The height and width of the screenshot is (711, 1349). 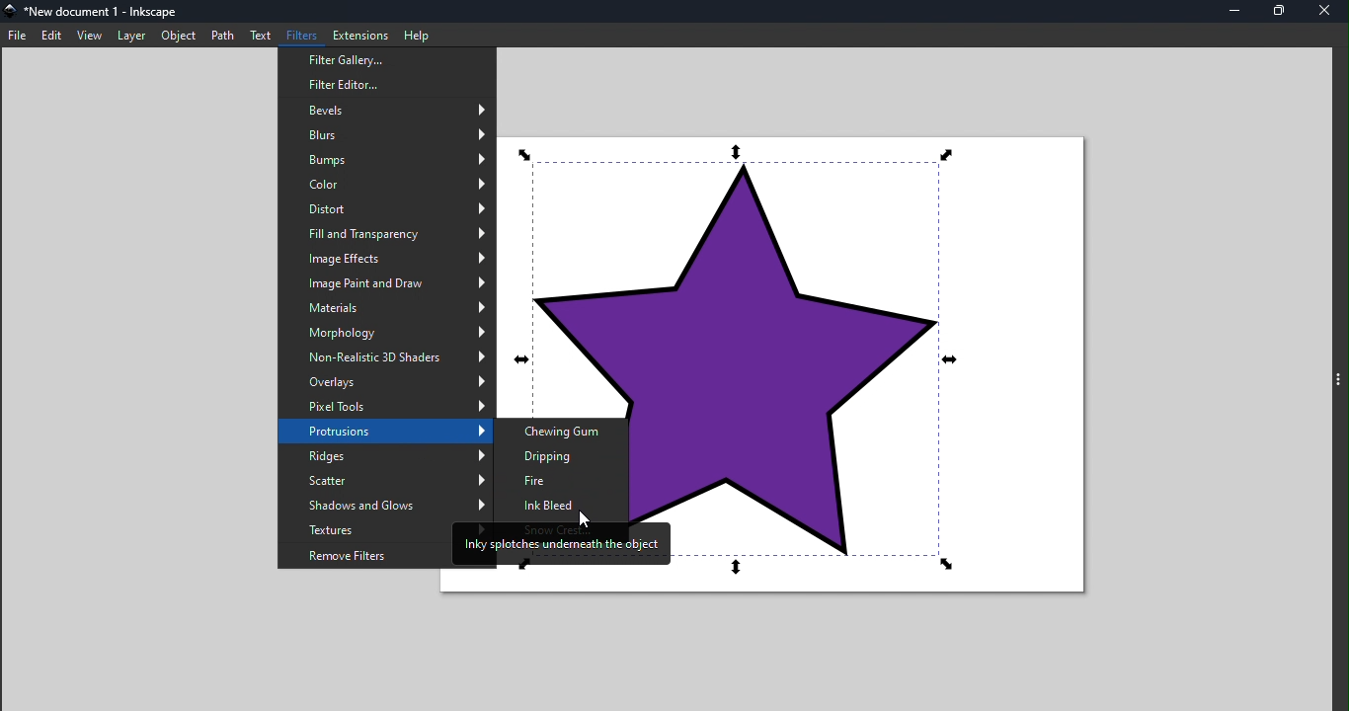 What do you see at coordinates (96, 12) in the screenshot?
I see `File name` at bounding box center [96, 12].